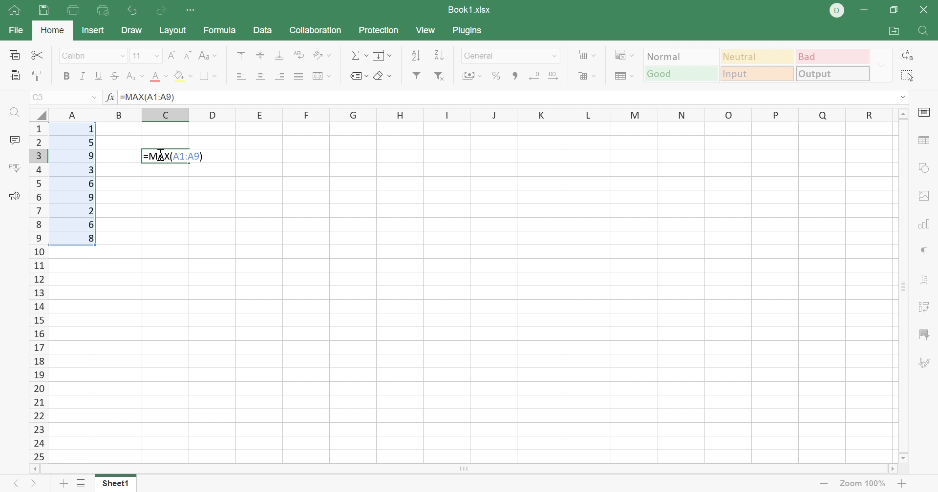 The image size is (938, 492). Describe the element at coordinates (52, 31) in the screenshot. I see `Home` at that location.